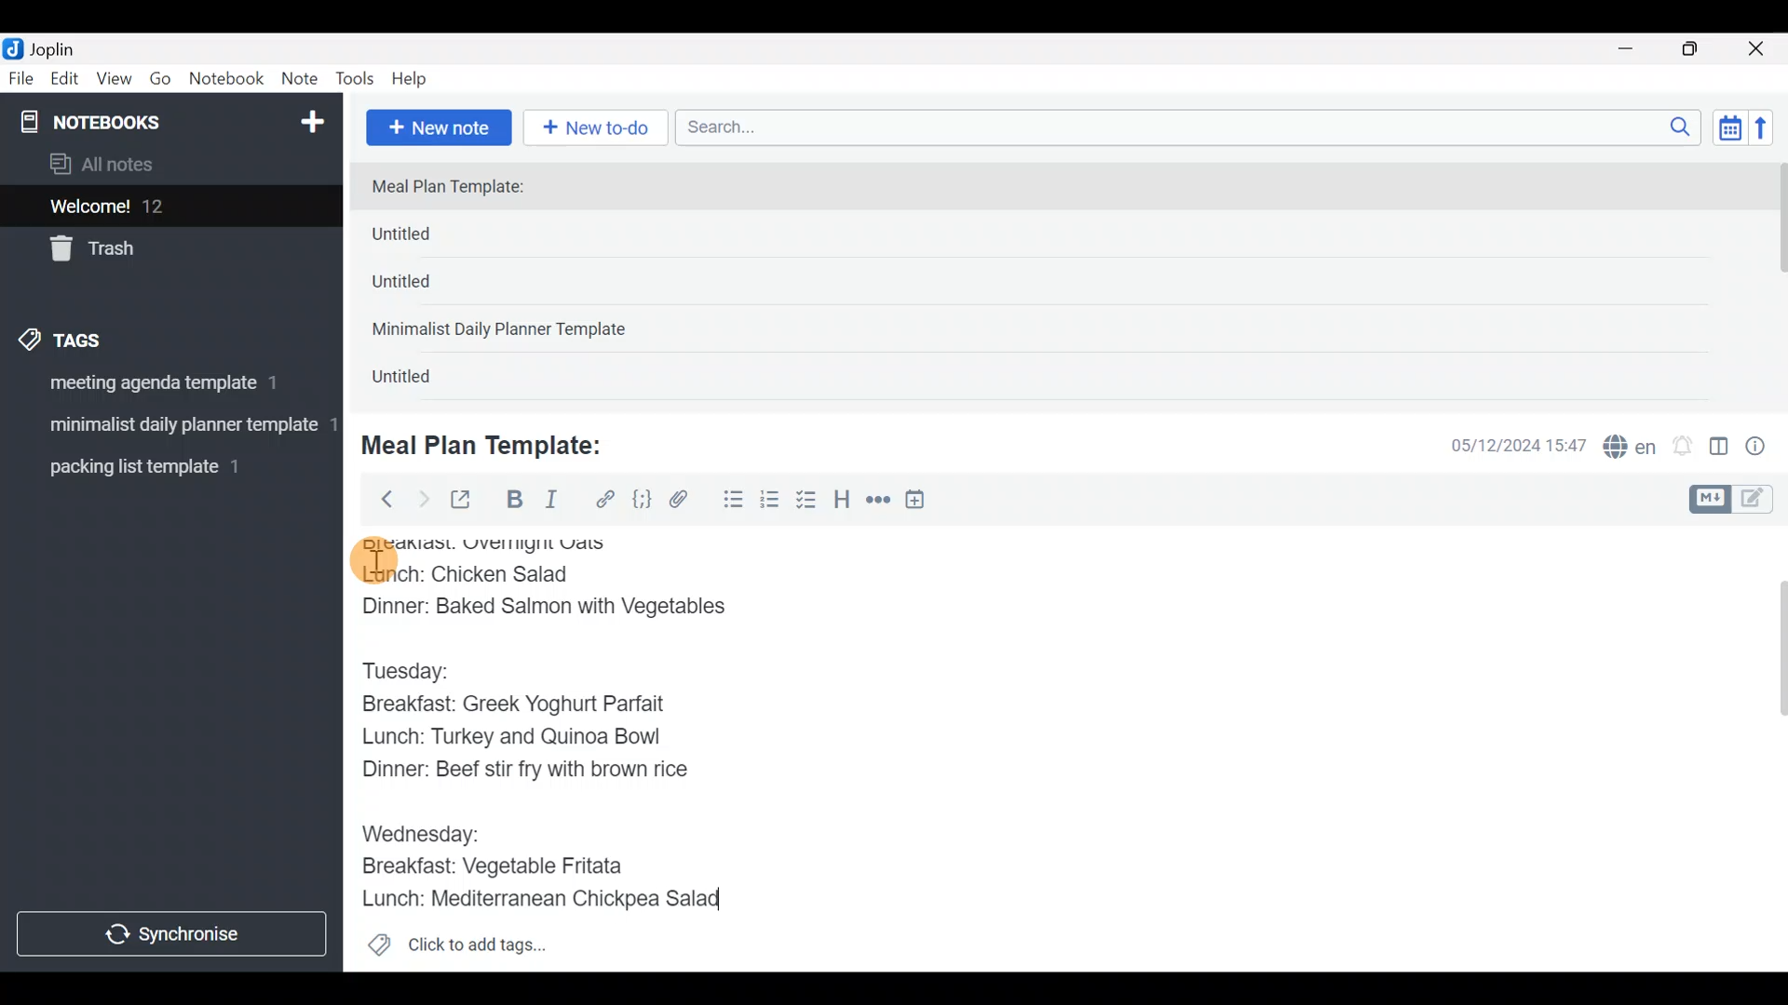  I want to click on Welcome!, so click(169, 208).